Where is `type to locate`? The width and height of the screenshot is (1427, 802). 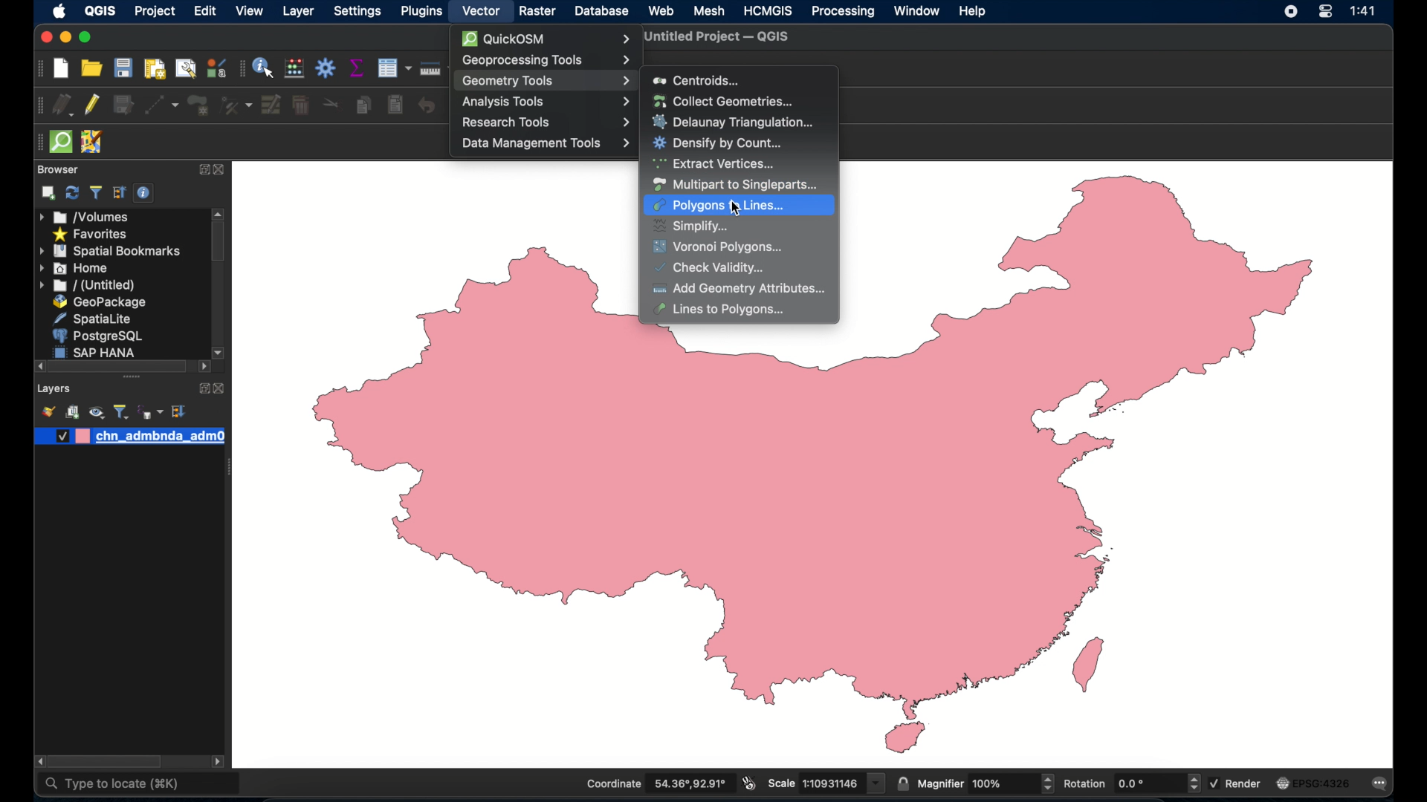
type to locate is located at coordinates (111, 786).